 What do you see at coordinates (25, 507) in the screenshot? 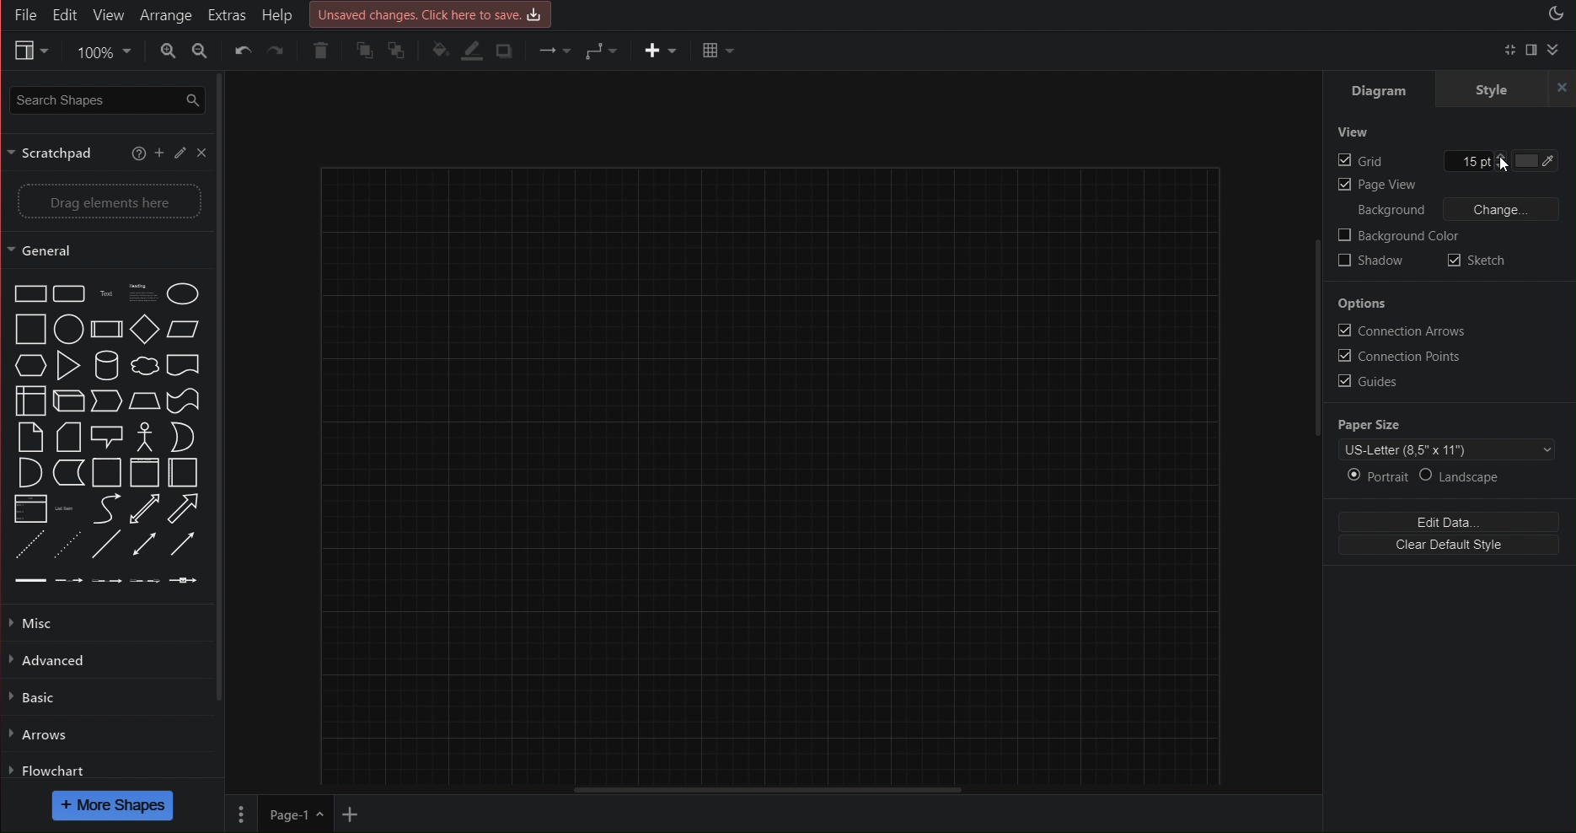
I see `paragraph` at bounding box center [25, 507].